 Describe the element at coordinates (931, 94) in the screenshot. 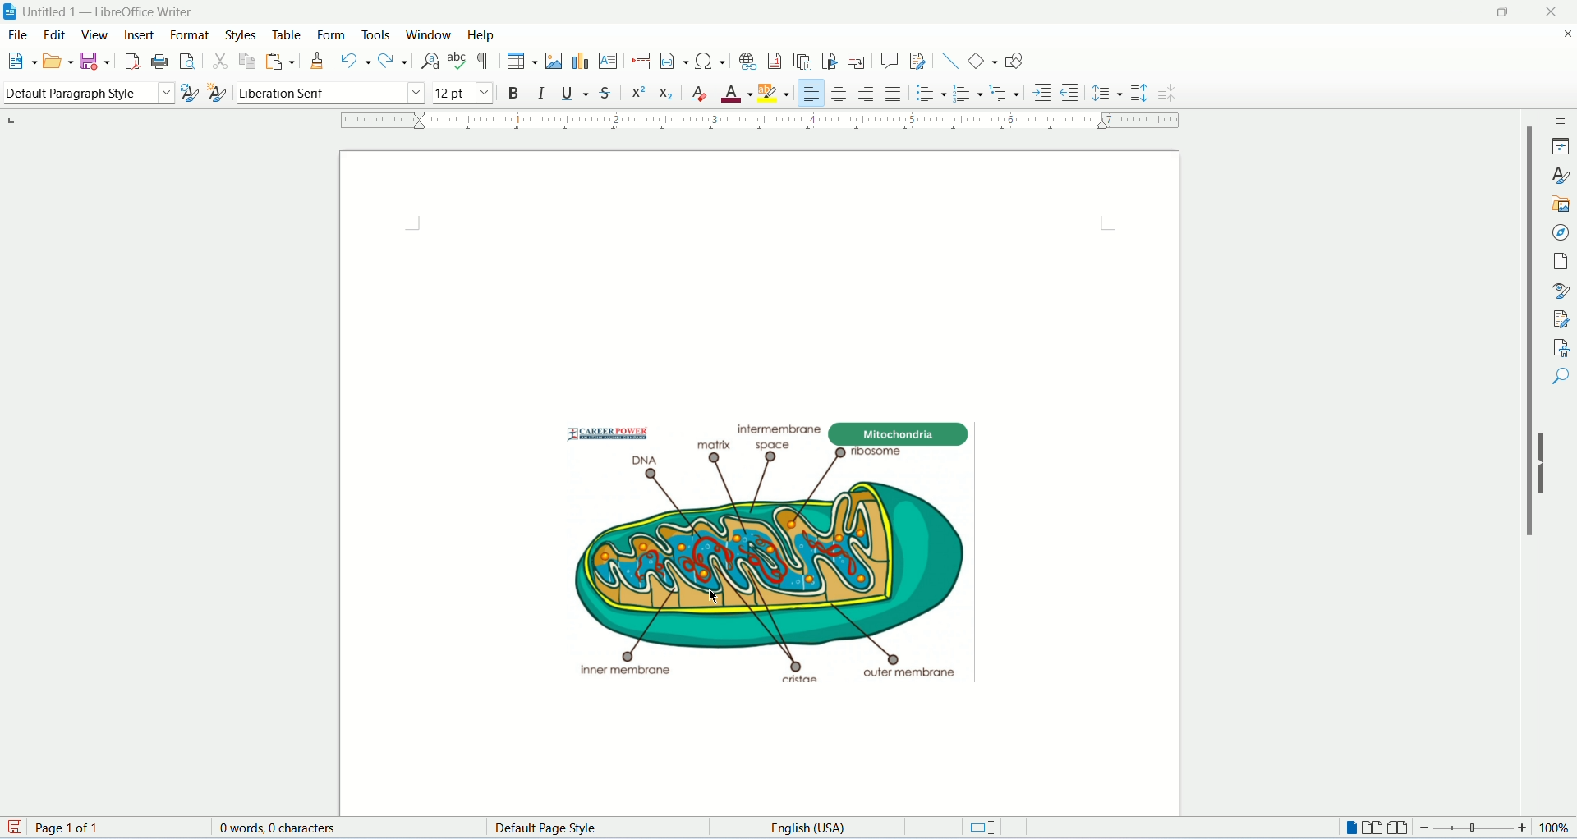

I see `unordered list` at that location.